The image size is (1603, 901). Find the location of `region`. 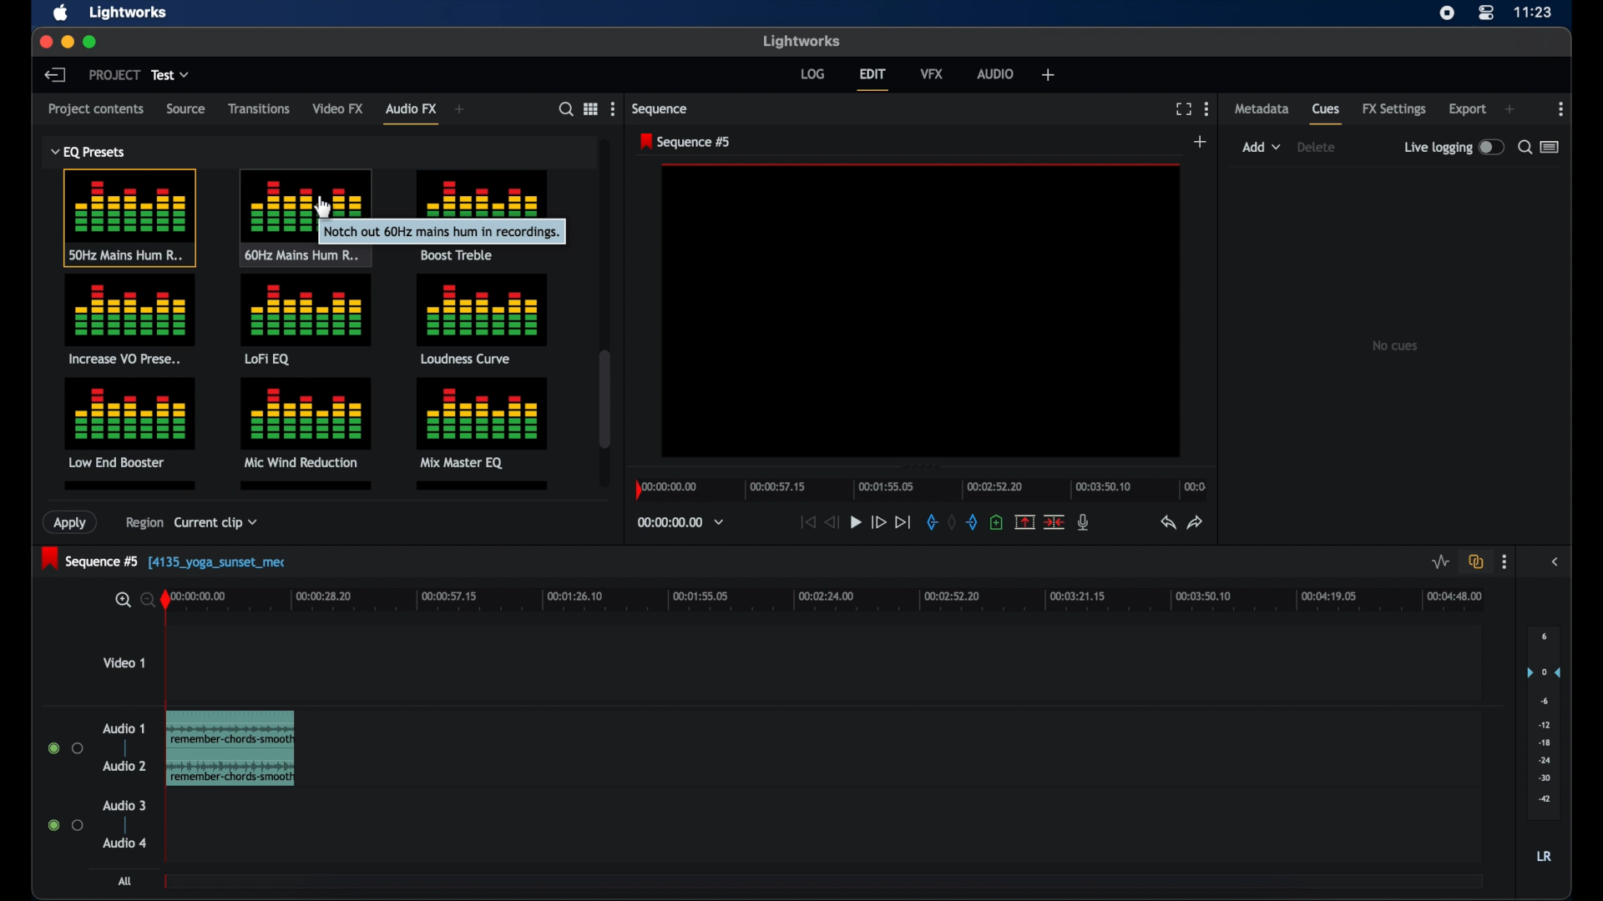

region is located at coordinates (139, 526).